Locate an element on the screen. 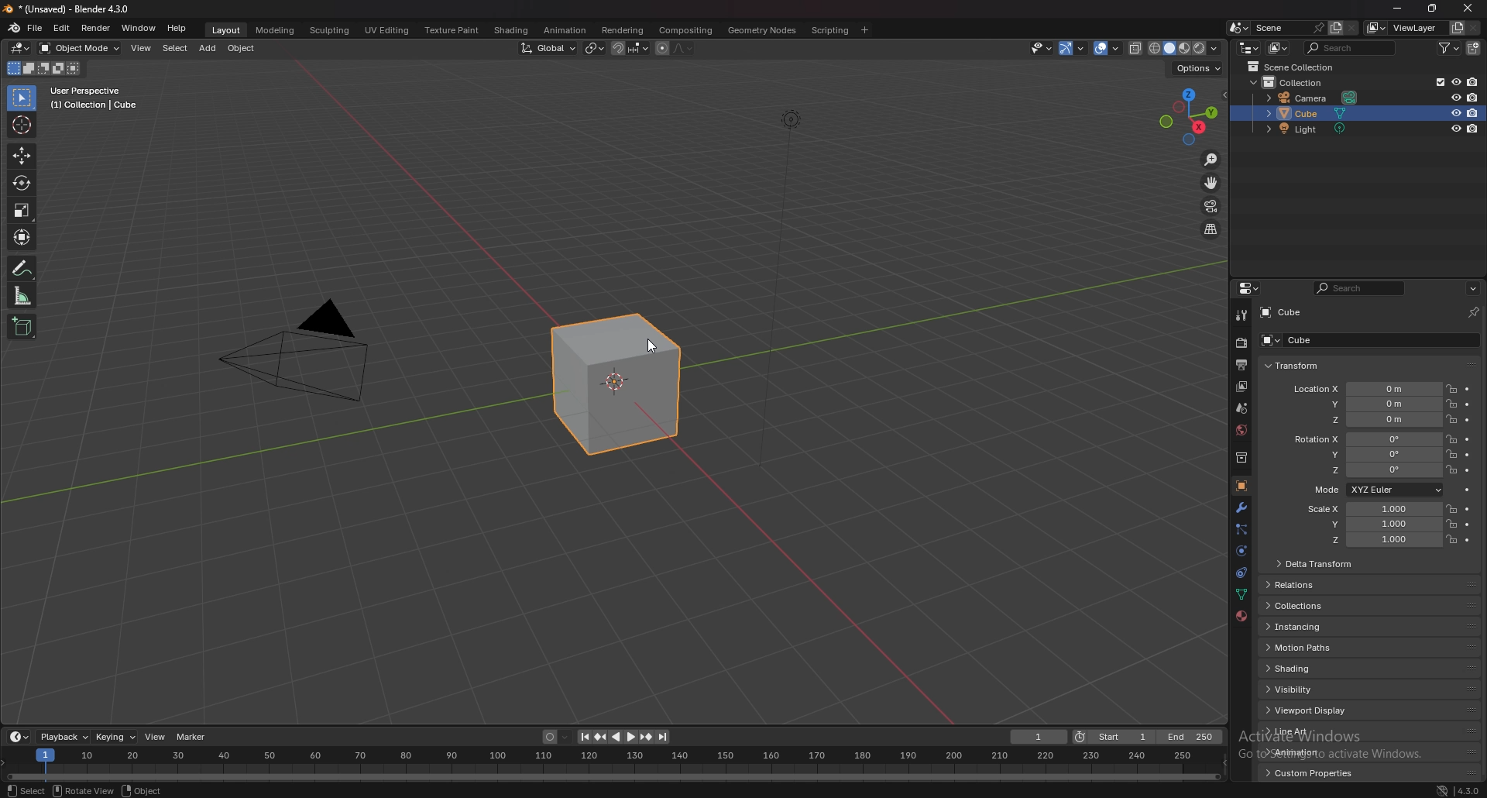 Image resolution: width=1487 pixels, height=798 pixels. transform is located at coordinates (1294, 365).